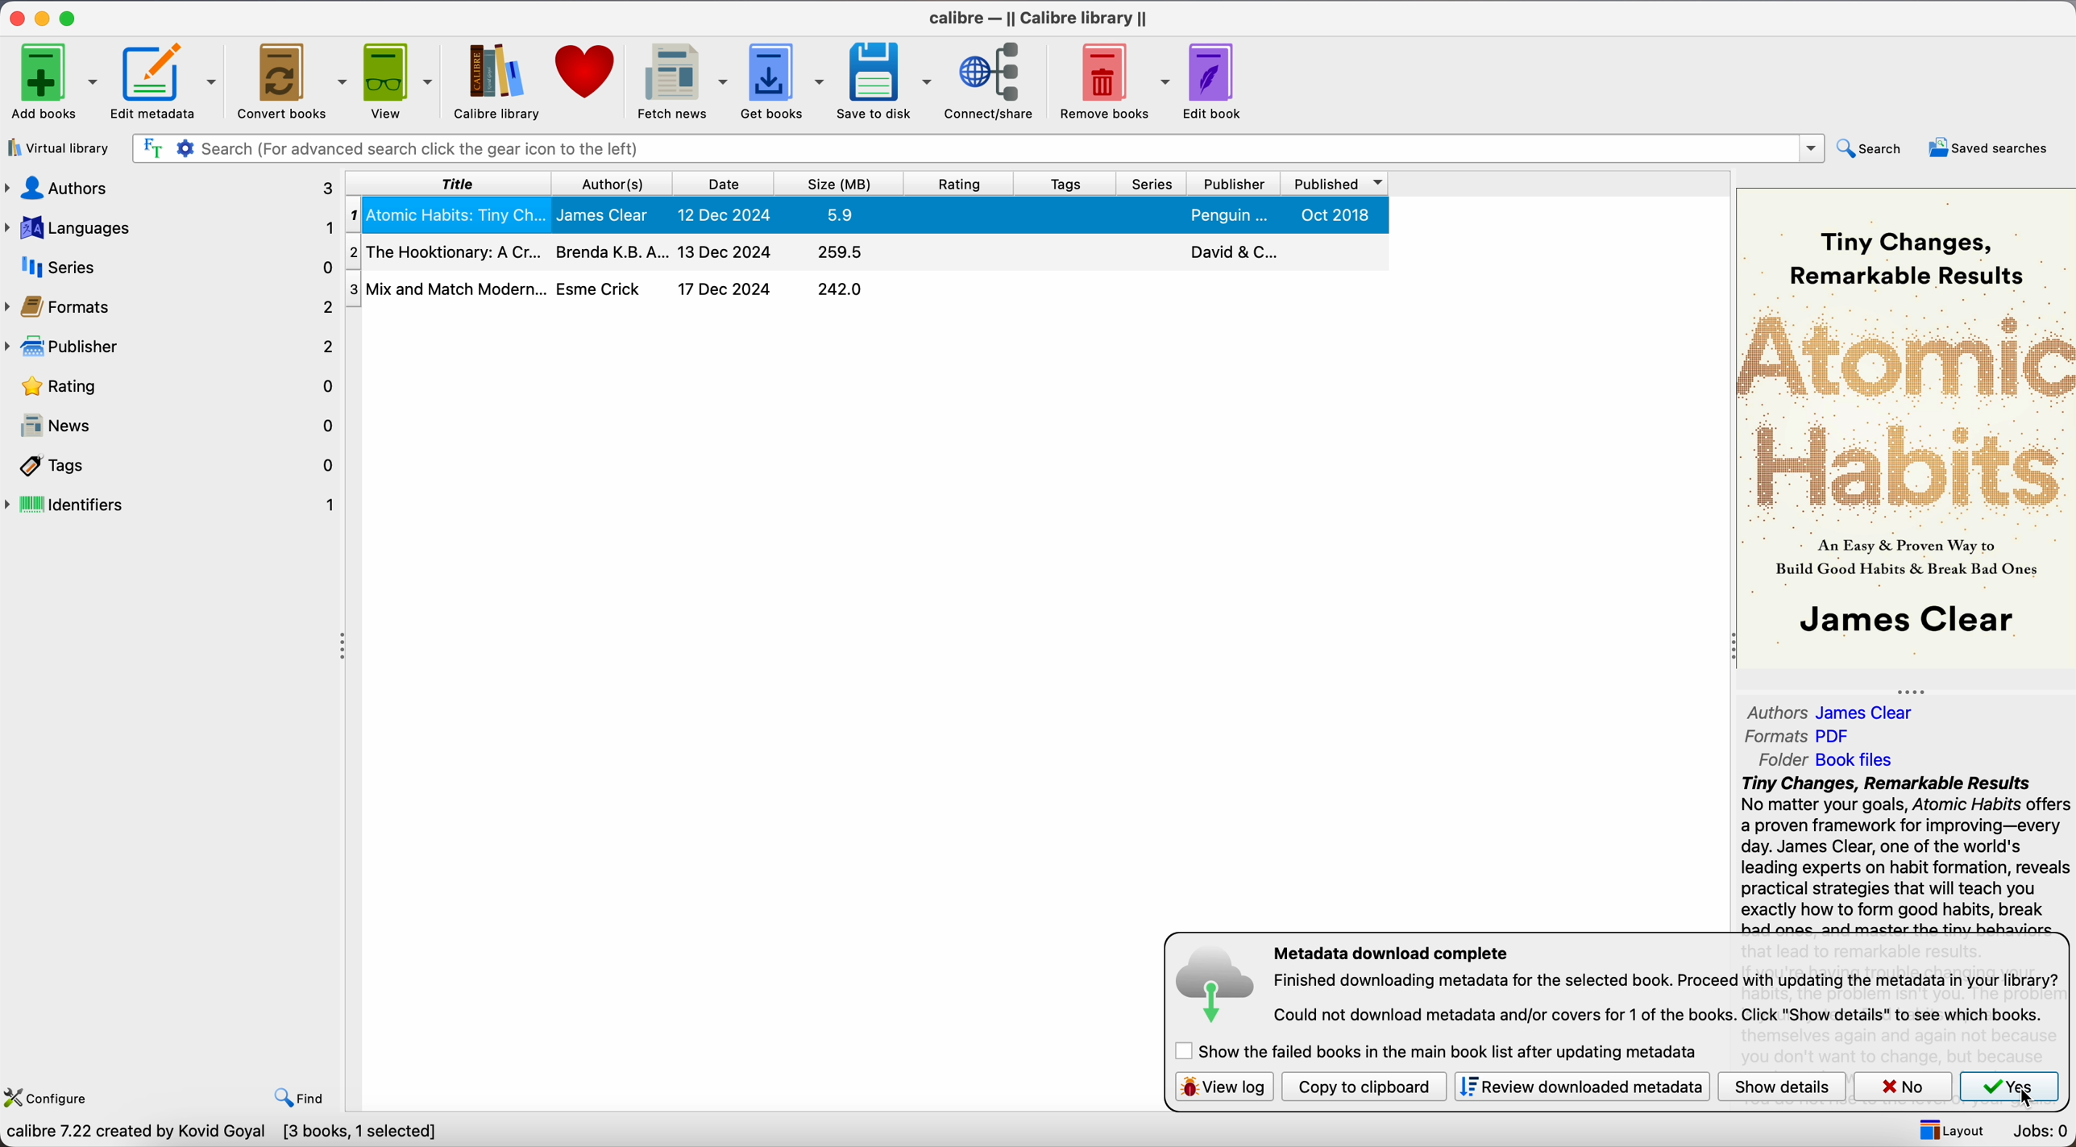 This screenshot has height=1147, width=2076. Describe the element at coordinates (723, 183) in the screenshot. I see `date` at that location.